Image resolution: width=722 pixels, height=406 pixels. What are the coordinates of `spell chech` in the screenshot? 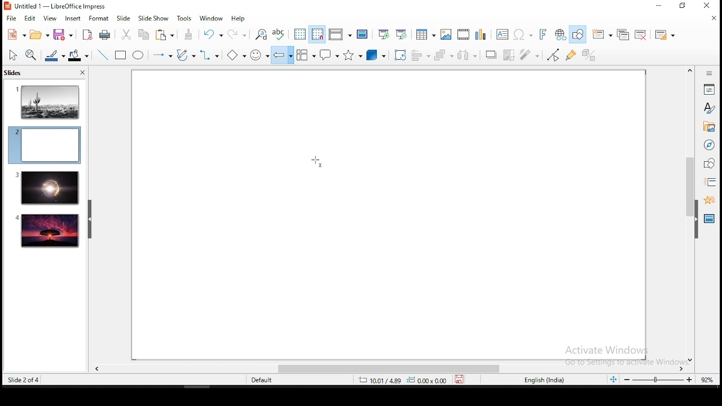 It's located at (279, 33).